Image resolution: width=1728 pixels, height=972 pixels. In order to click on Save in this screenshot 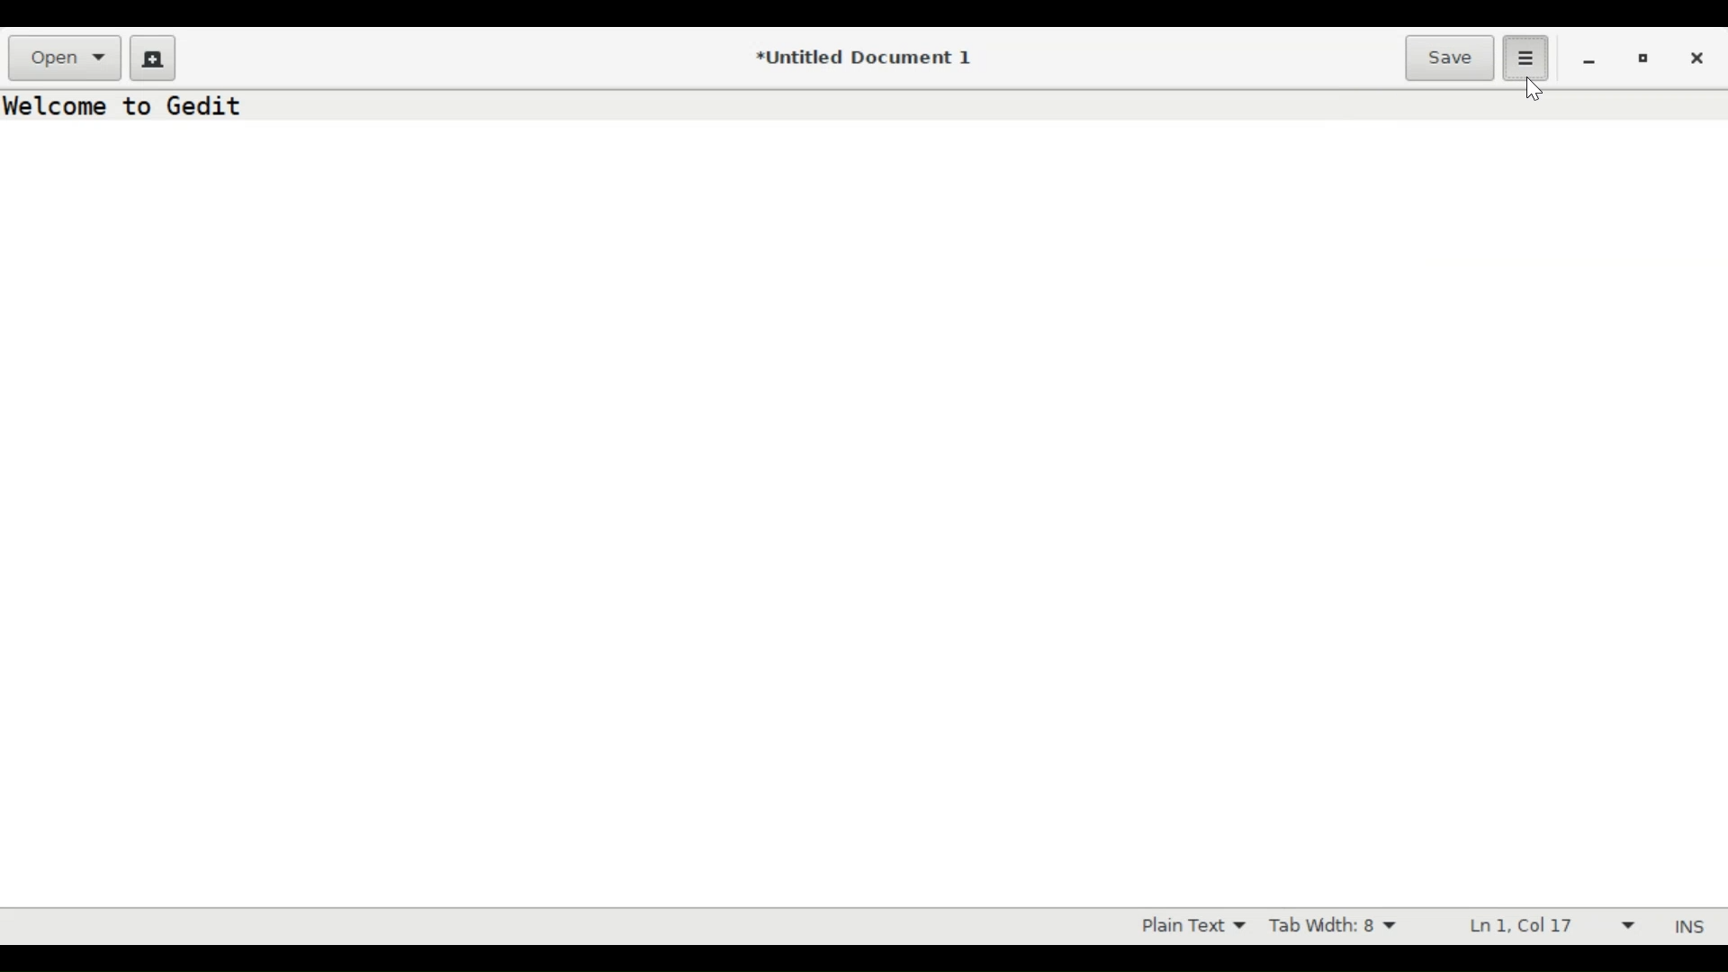, I will do `click(1451, 57)`.